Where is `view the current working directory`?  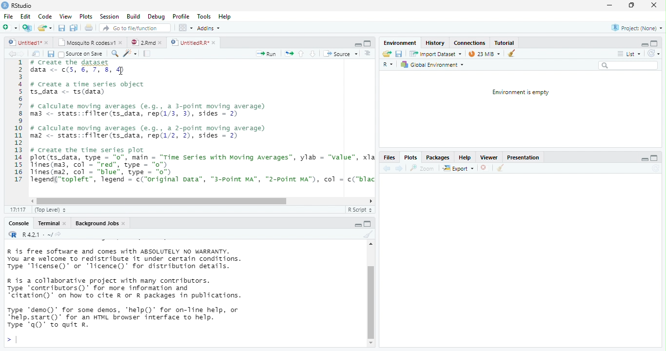 view the current working directory is located at coordinates (59, 234).